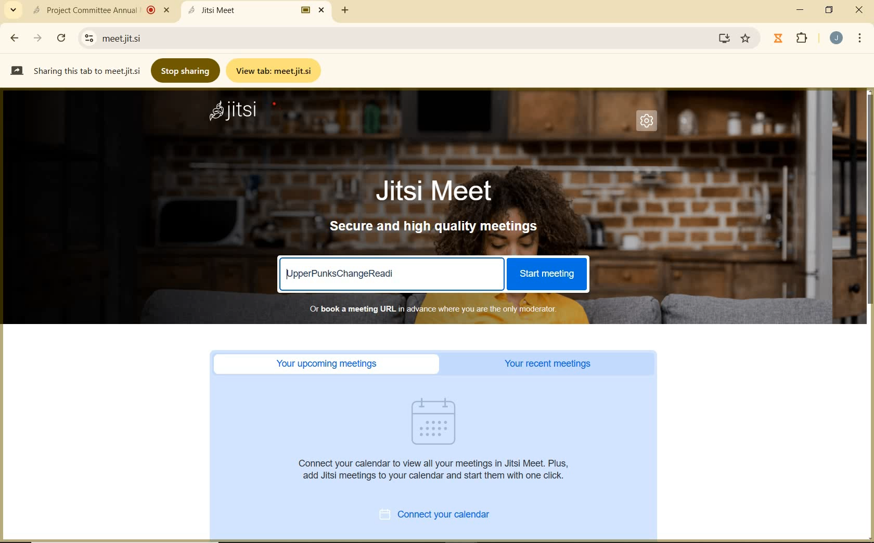  What do you see at coordinates (432, 308) in the screenshot?
I see `Or book a meeting URL in advance where you are the only moderator.` at bounding box center [432, 308].